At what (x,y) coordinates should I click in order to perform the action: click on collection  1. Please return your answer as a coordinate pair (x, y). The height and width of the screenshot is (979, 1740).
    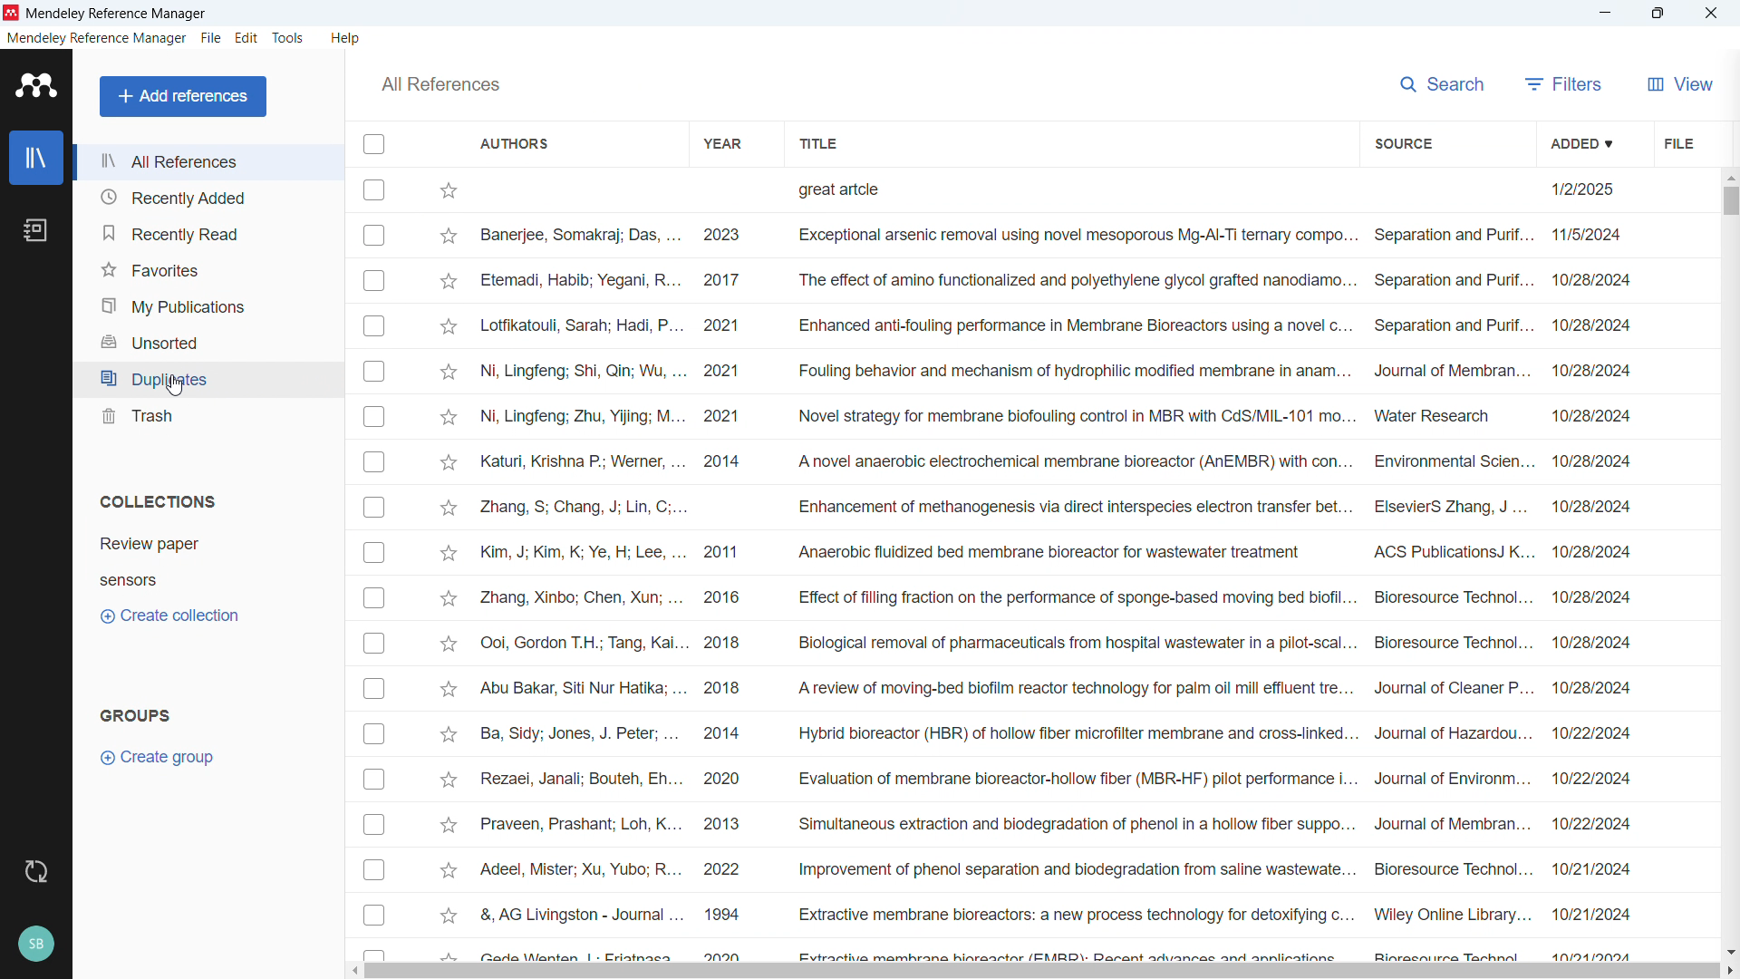
    Looking at the image, I should click on (200, 542).